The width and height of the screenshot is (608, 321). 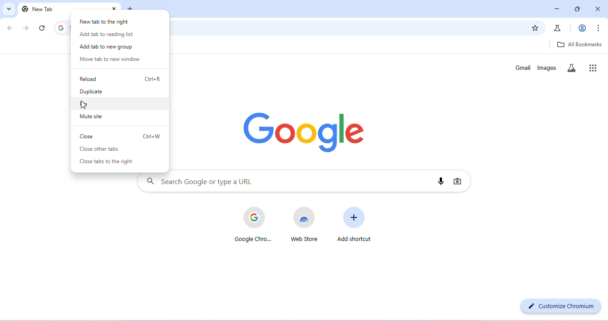 What do you see at coordinates (547, 67) in the screenshot?
I see `images` at bounding box center [547, 67].